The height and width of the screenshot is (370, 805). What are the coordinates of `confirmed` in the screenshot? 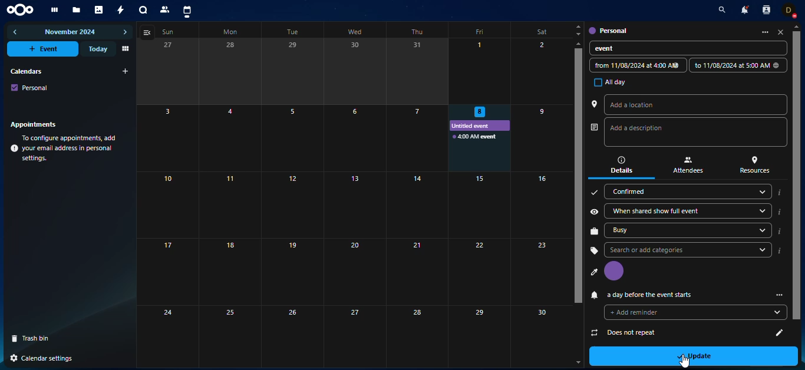 It's located at (642, 190).